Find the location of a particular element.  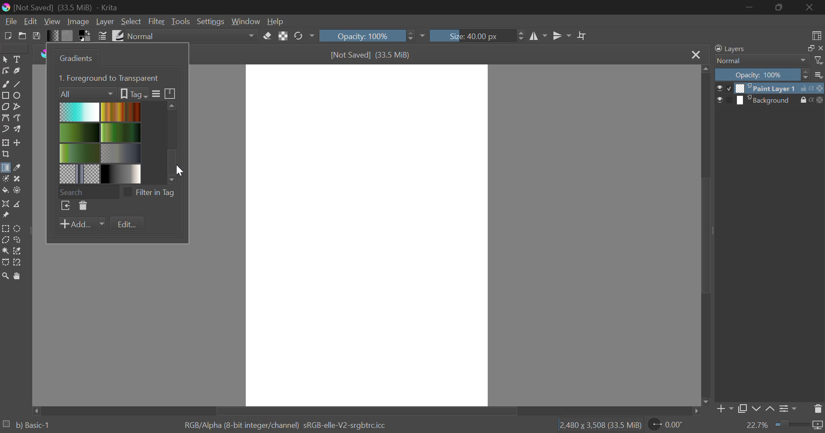

Colors in use is located at coordinates (85, 35).